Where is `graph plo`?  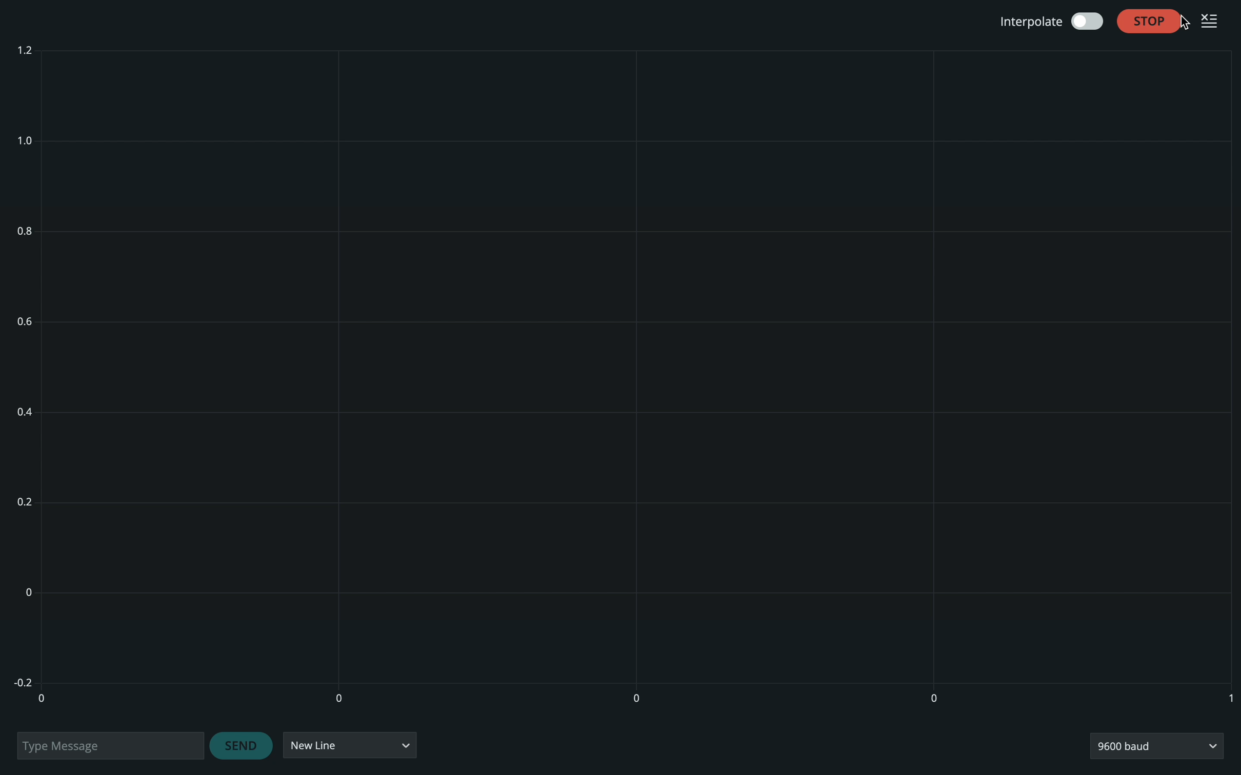
graph plo is located at coordinates (624, 374).